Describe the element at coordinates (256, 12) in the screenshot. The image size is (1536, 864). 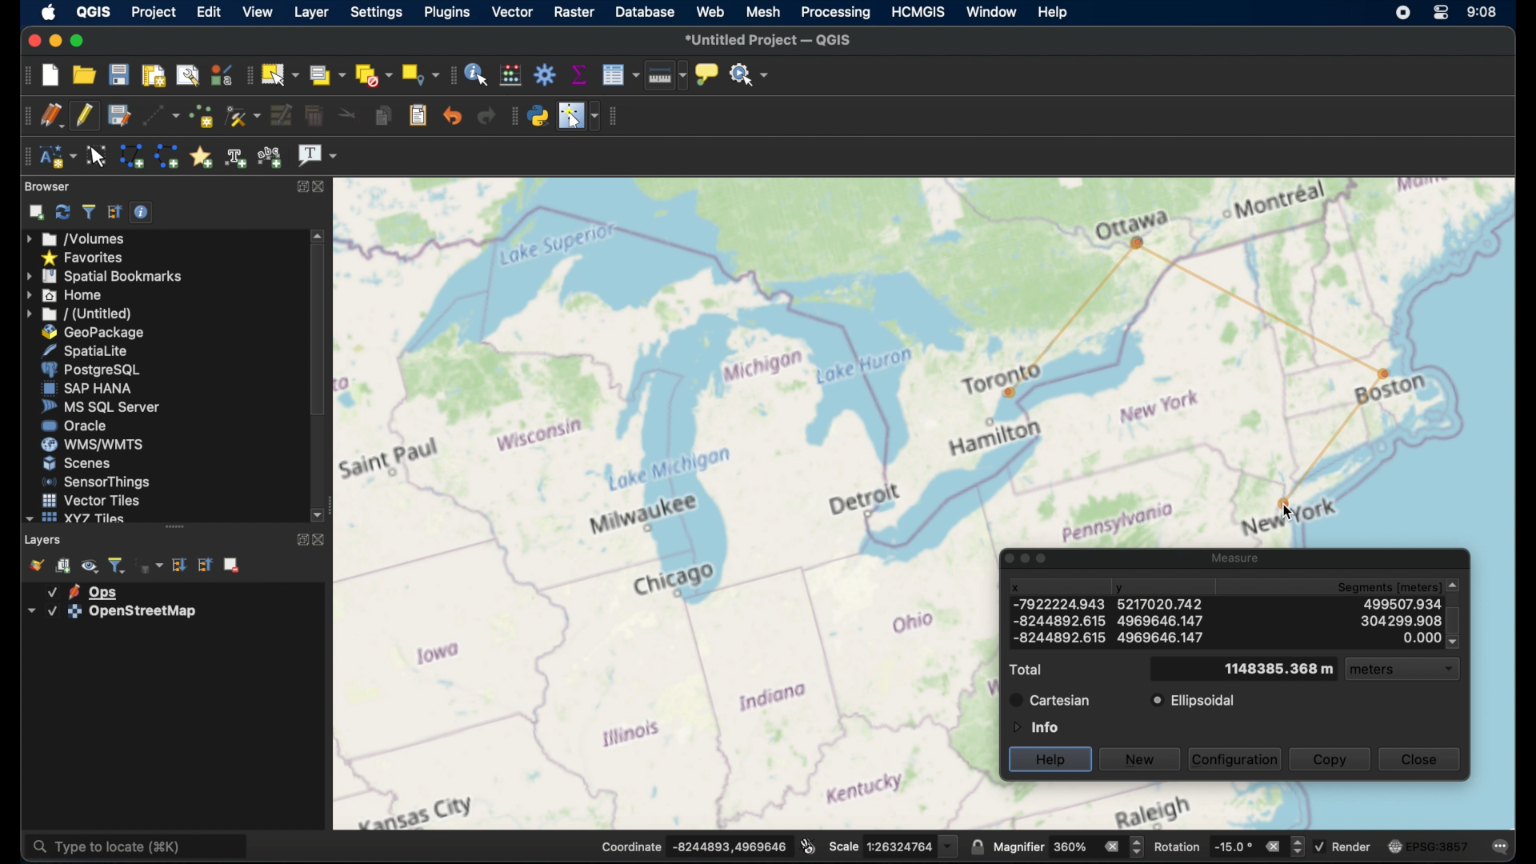
I see `view` at that location.